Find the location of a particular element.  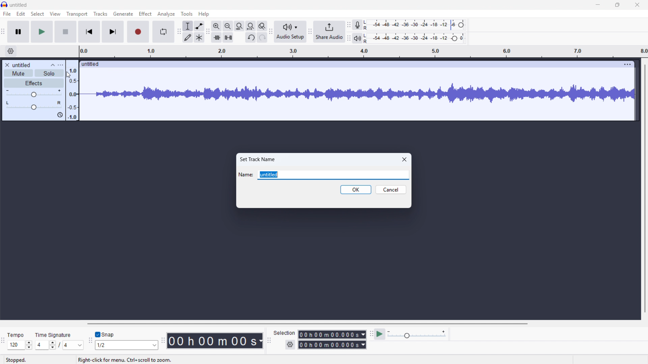

Timestamp  is located at coordinates (216, 341).